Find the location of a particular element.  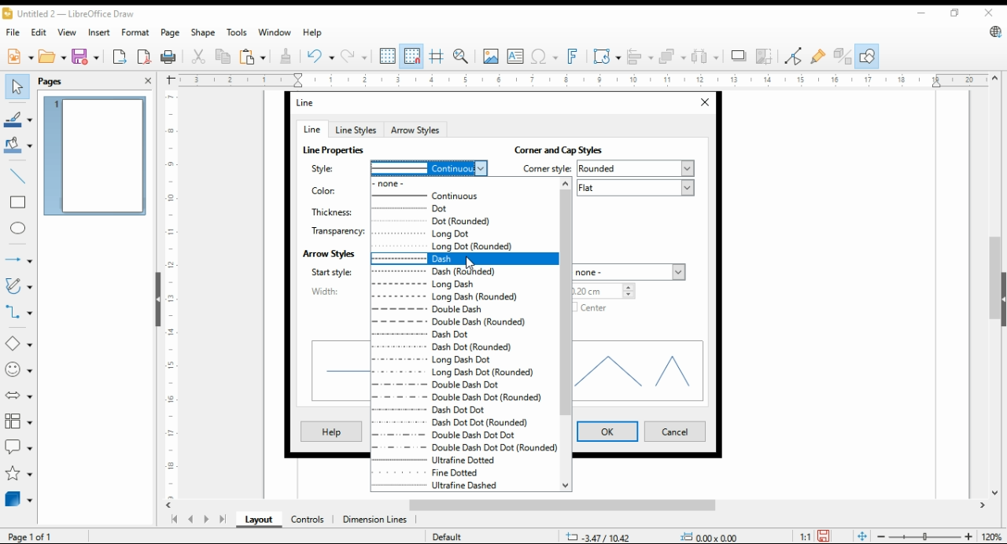

3D objects is located at coordinates (20, 498).